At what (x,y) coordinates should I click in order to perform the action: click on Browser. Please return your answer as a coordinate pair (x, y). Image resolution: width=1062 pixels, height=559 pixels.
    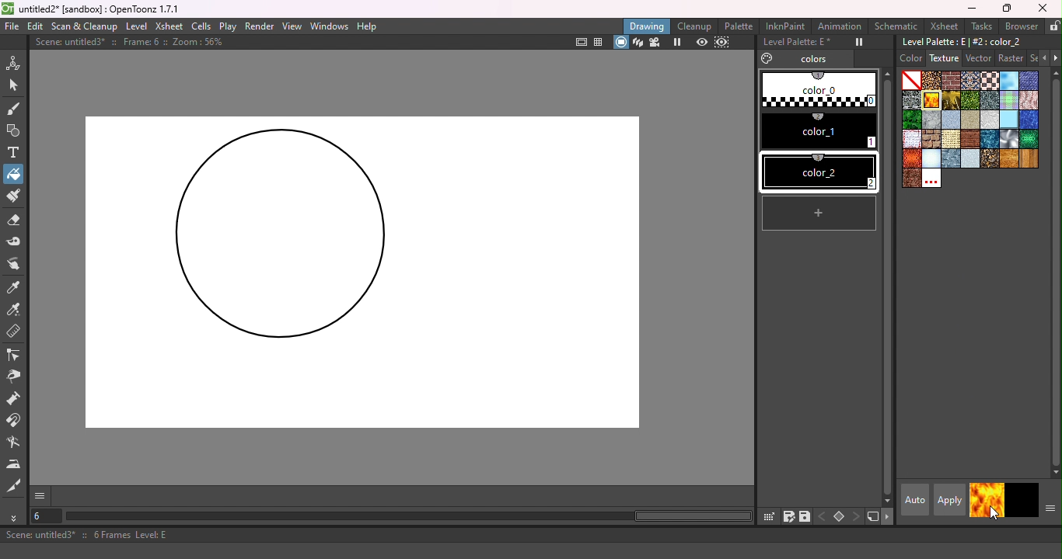
    Looking at the image, I should click on (1020, 27).